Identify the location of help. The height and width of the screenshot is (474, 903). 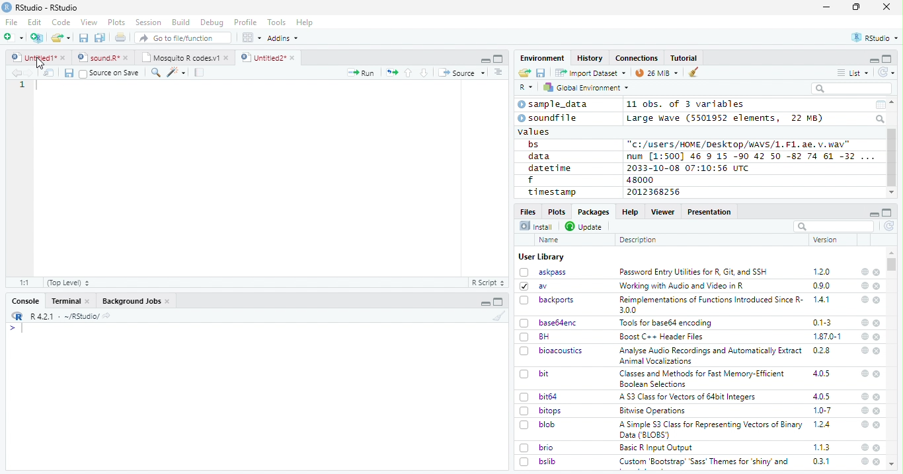
(864, 396).